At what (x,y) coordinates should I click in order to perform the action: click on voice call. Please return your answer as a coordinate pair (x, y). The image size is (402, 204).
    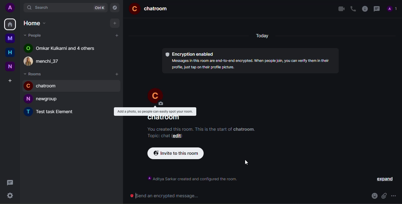
    Looking at the image, I should click on (353, 9).